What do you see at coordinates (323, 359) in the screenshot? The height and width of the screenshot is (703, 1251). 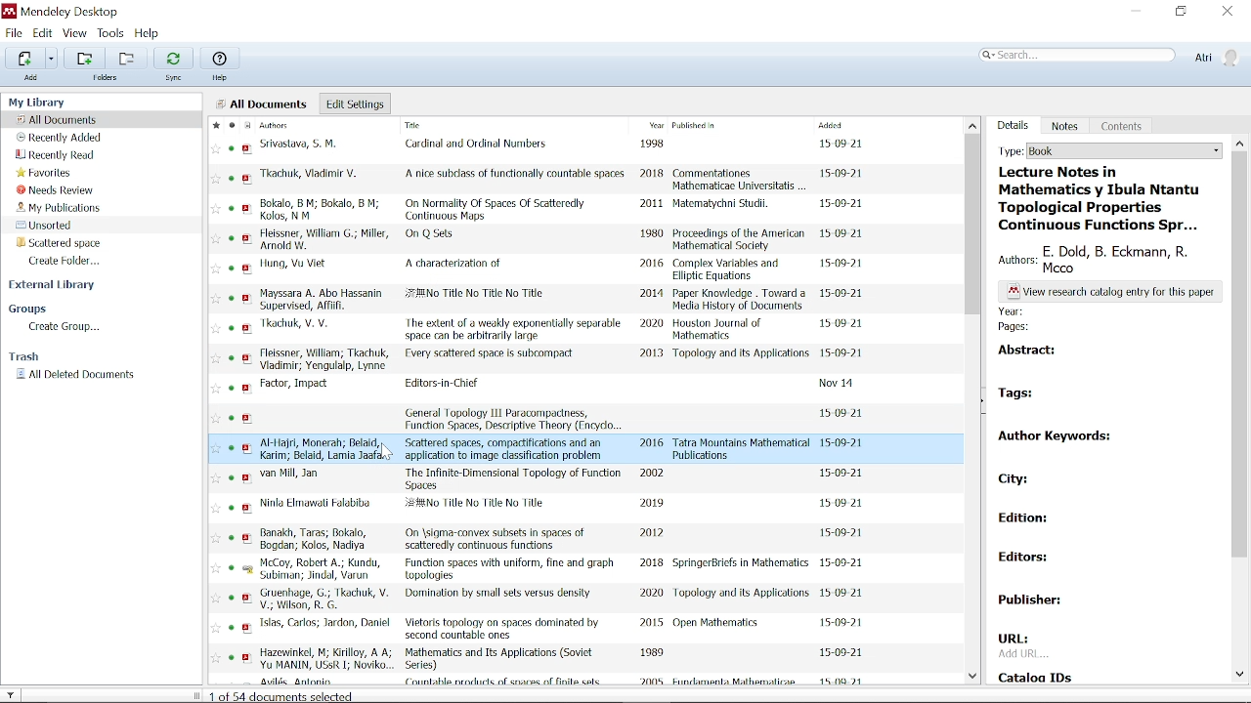 I see `authors` at bounding box center [323, 359].